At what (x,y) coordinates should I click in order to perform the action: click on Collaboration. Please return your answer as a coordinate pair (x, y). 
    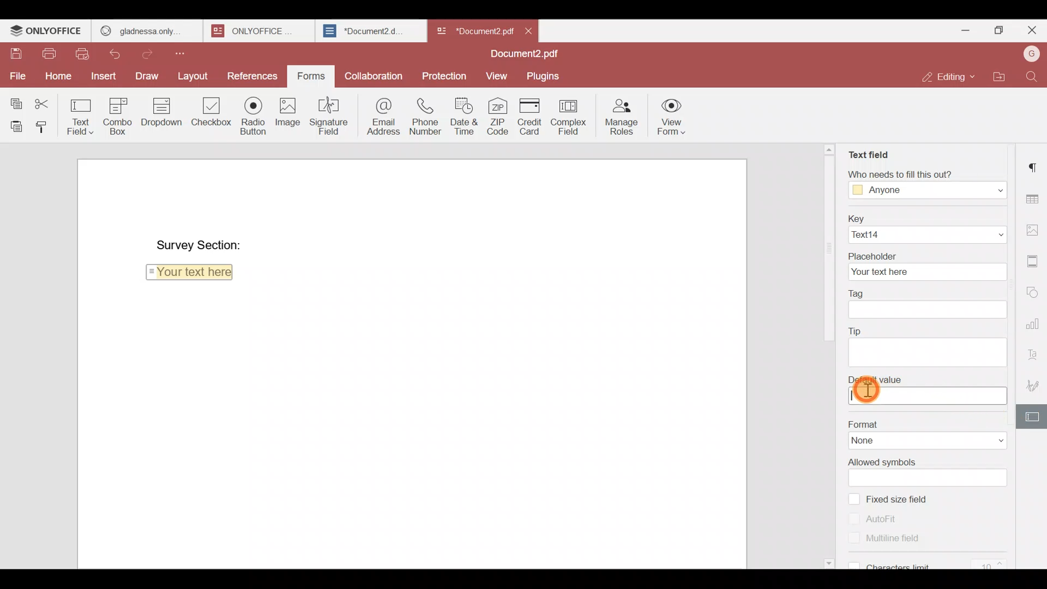
    Looking at the image, I should click on (376, 78).